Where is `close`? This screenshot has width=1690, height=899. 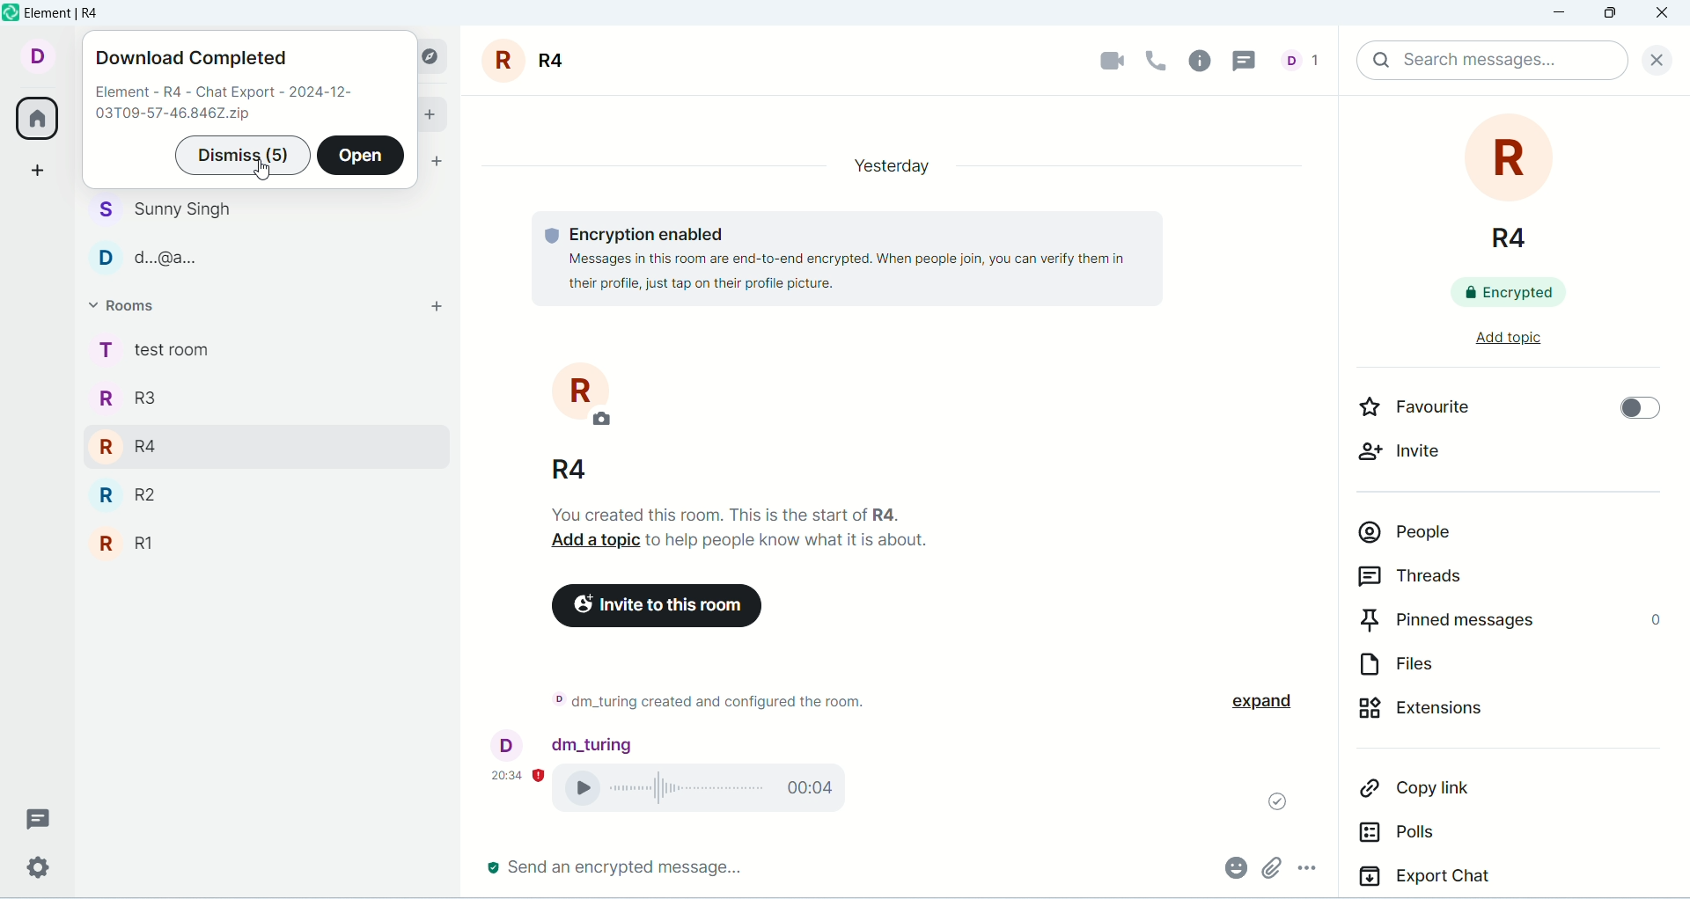 close is located at coordinates (1664, 14).